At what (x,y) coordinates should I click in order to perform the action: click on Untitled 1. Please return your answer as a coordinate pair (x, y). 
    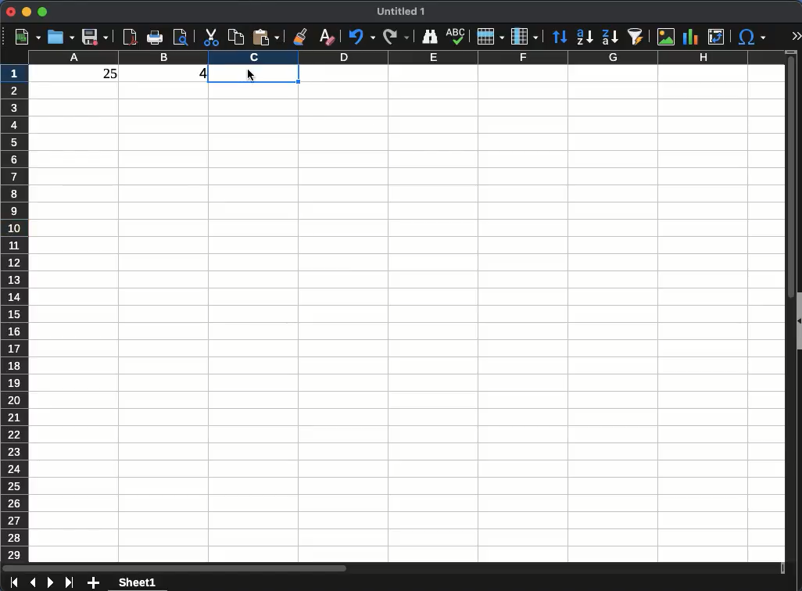
    Looking at the image, I should click on (403, 12).